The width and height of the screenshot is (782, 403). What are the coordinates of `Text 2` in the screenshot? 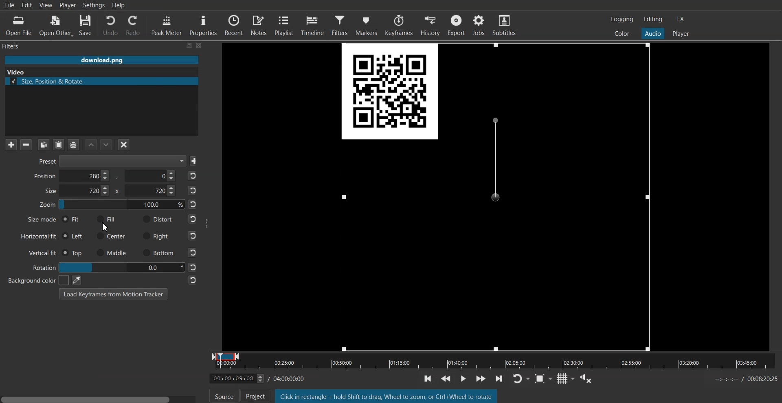 It's located at (386, 396).